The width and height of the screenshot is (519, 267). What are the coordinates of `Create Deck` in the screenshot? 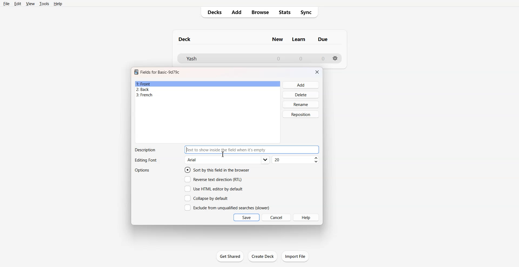 It's located at (263, 256).